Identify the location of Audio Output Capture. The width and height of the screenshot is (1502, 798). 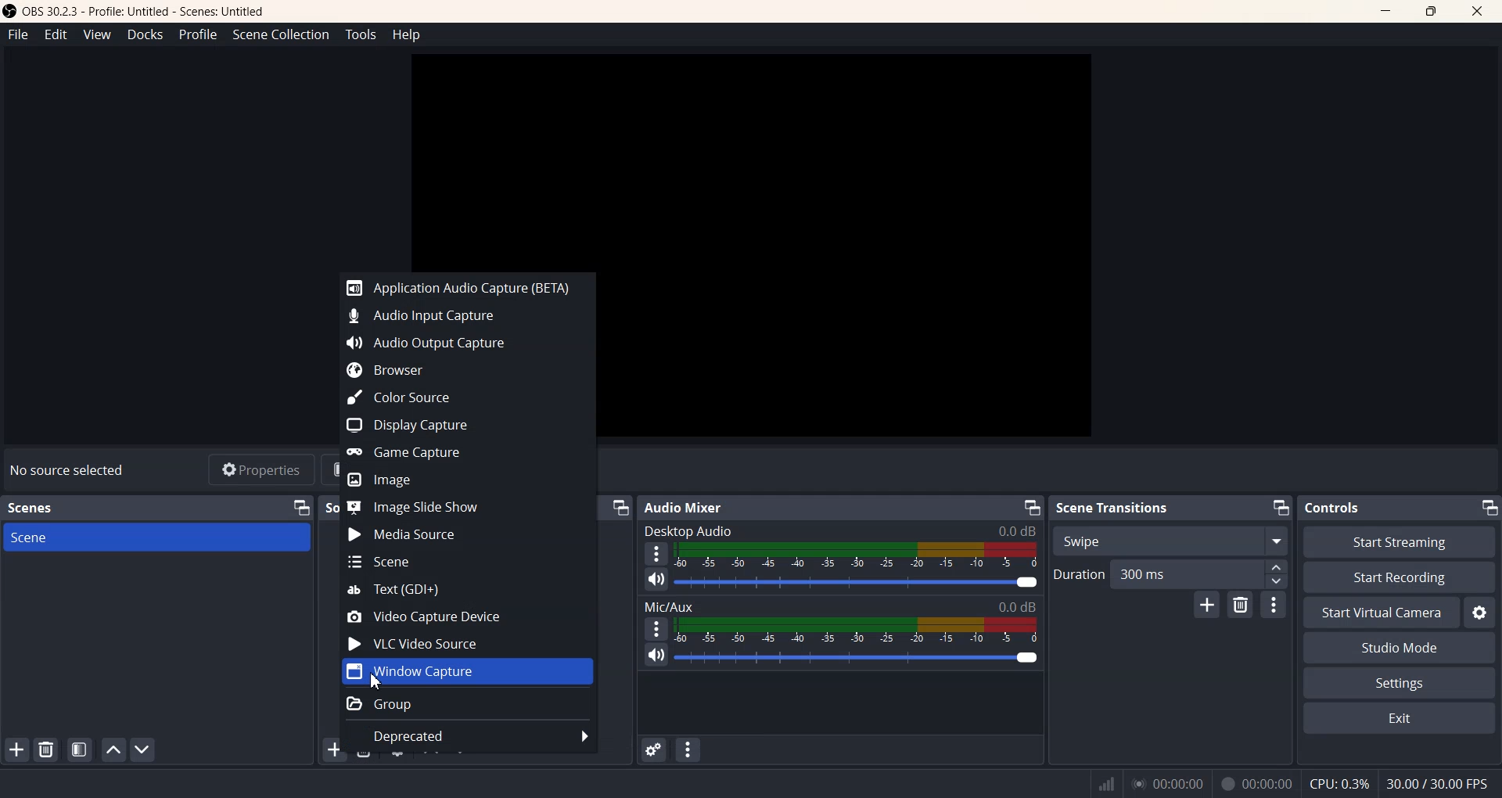
(464, 343).